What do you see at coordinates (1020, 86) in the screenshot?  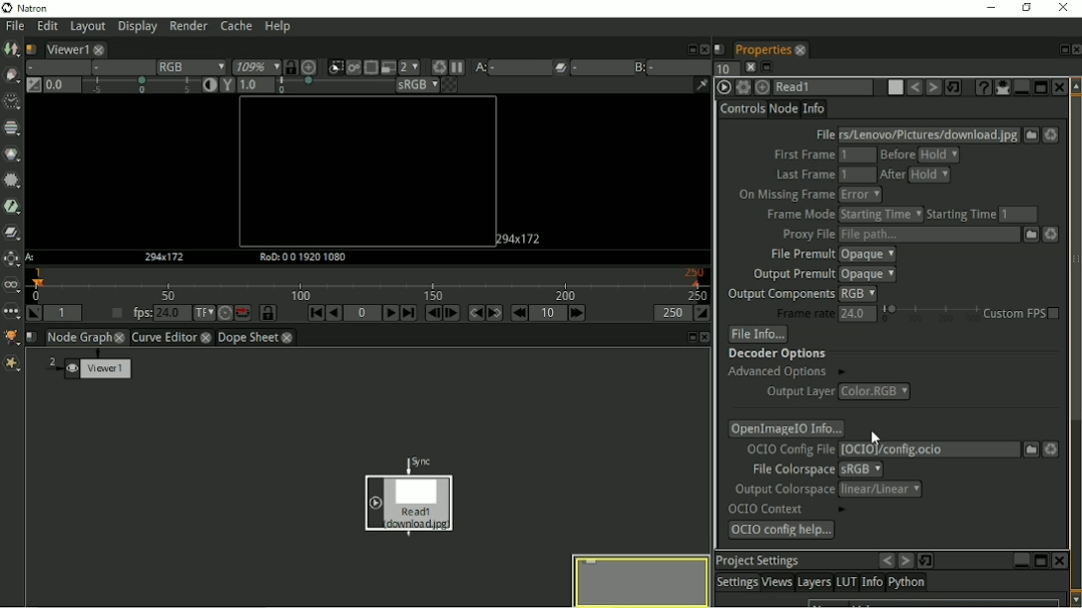 I see `Minimize` at bounding box center [1020, 86].